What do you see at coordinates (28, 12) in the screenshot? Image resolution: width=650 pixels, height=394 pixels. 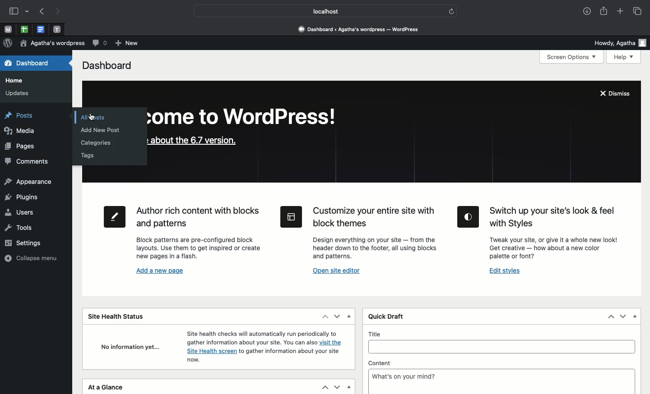 I see `drop-down` at bounding box center [28, 12].